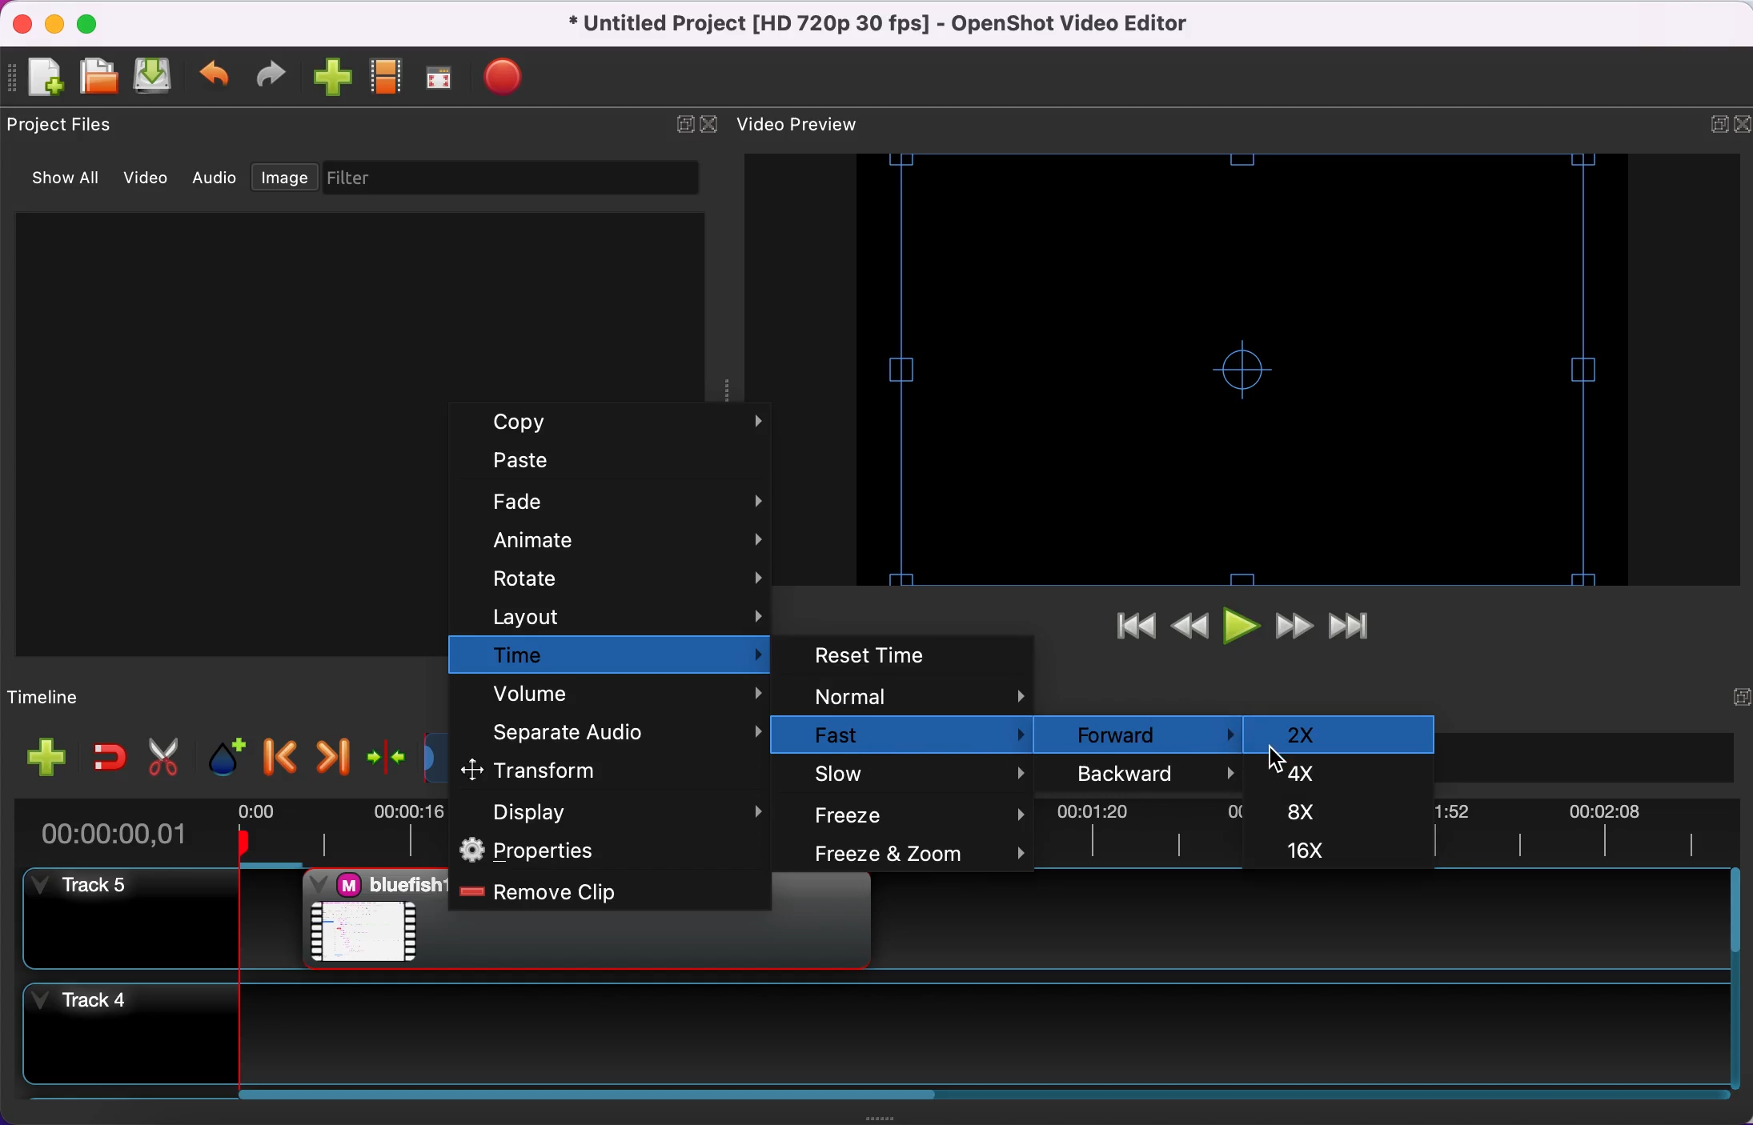 Image resolution: width=1753 pixels, height=1125 pixels. I want to click on export video, so click(511, 78).